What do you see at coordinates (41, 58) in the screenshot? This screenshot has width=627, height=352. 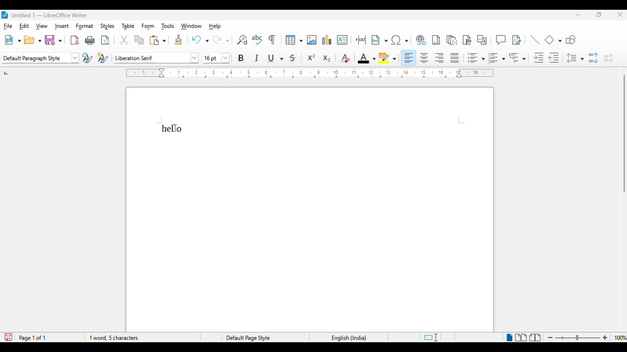 I see `set paragraph style` at bounding box center [41, 58].